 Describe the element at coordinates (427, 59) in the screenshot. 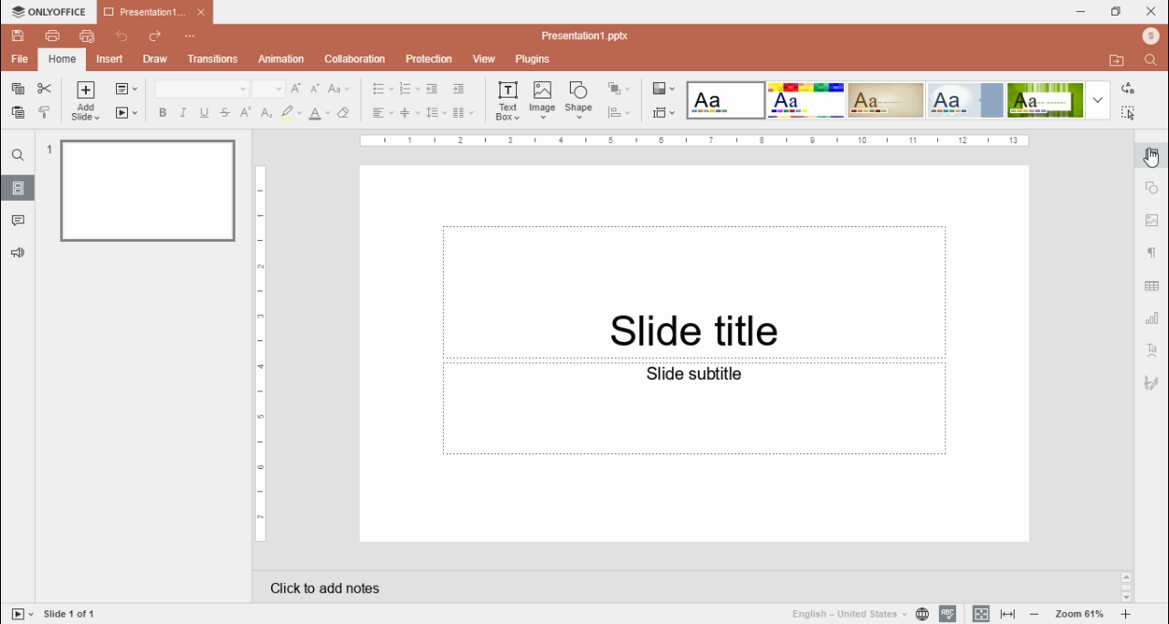

I see `protection` at that location.